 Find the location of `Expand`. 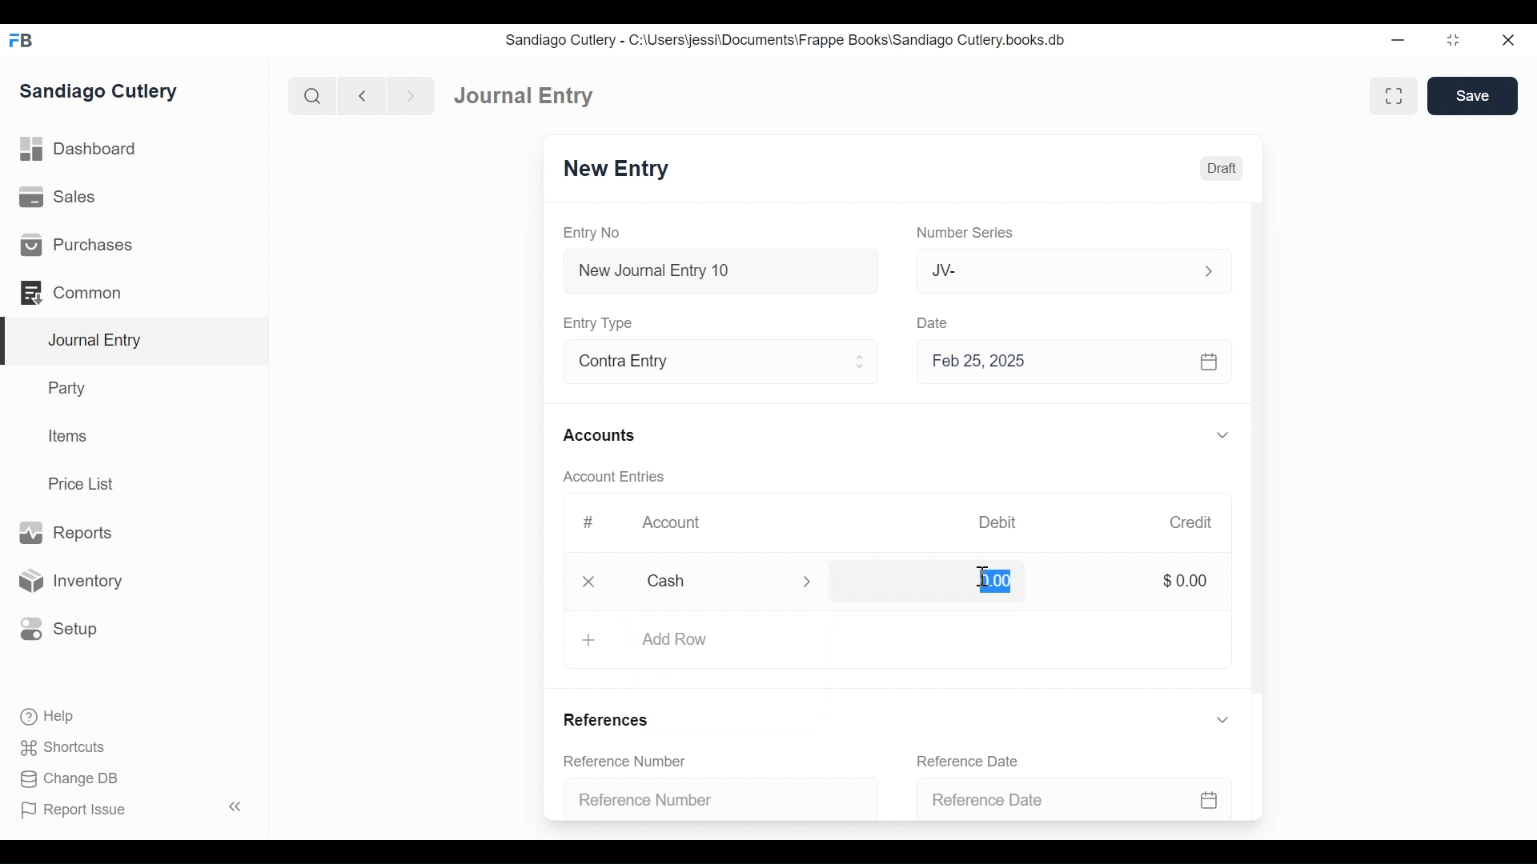

Expand is located at coordinates (1225, 722).